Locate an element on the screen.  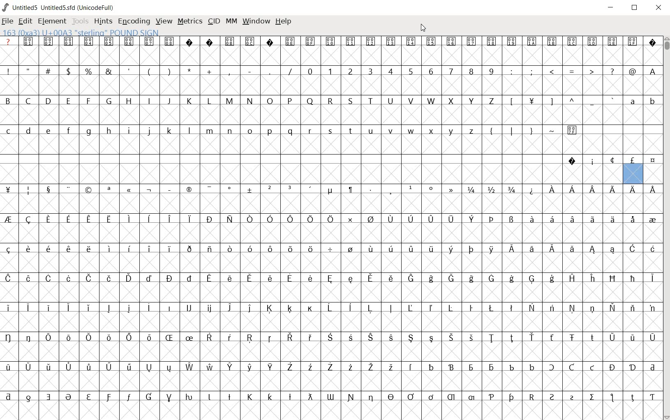
Symbol is located at coordinates (110, 218).